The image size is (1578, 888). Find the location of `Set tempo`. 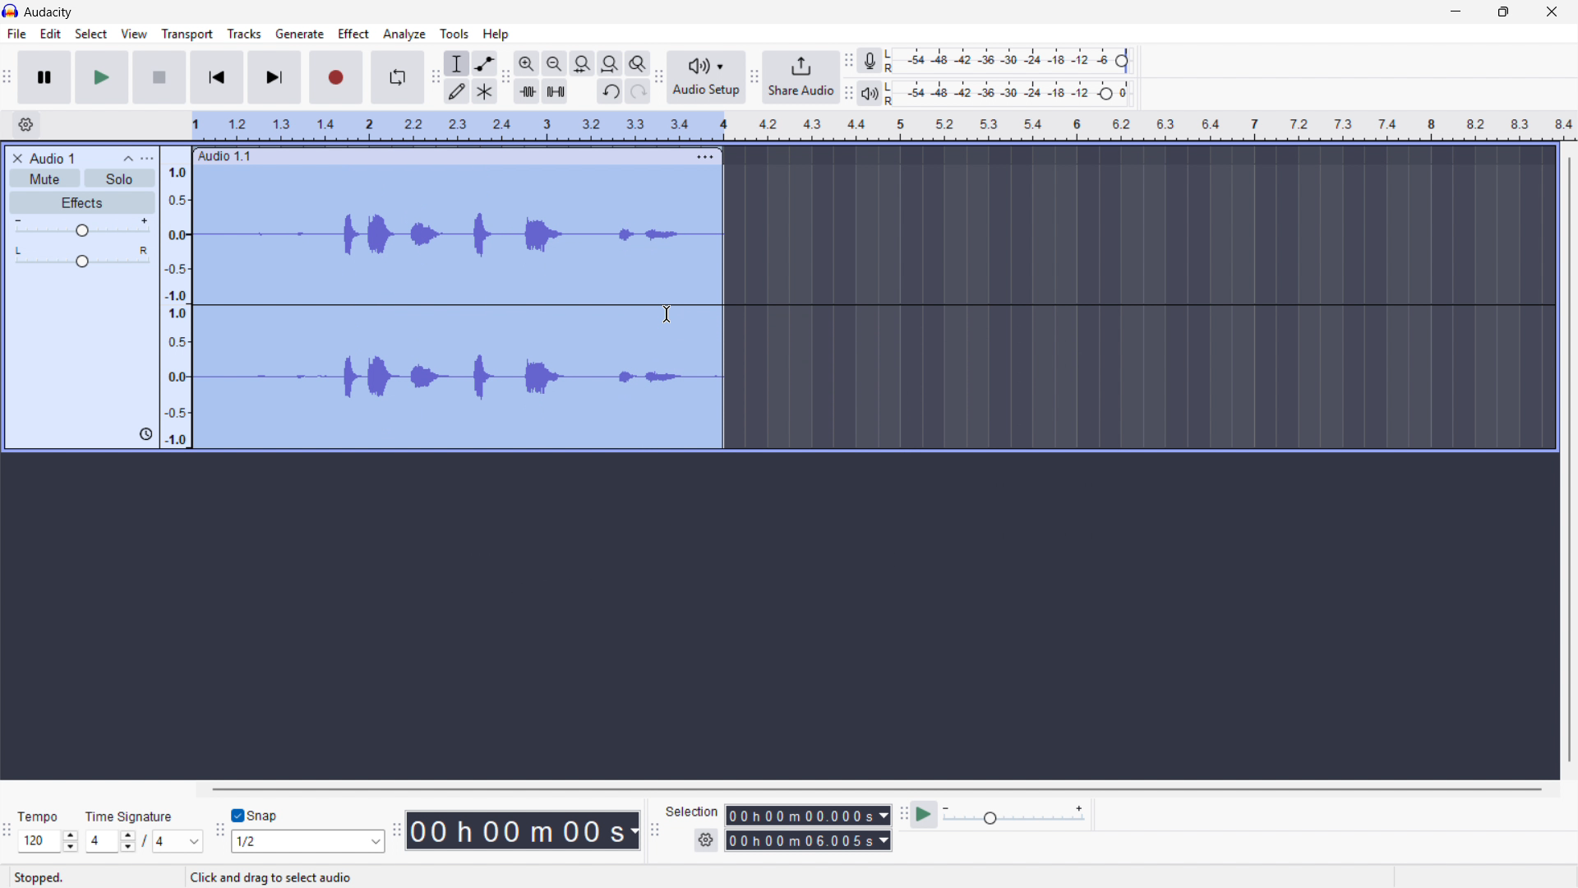

Set tempo is located at coordinates (47, 832).